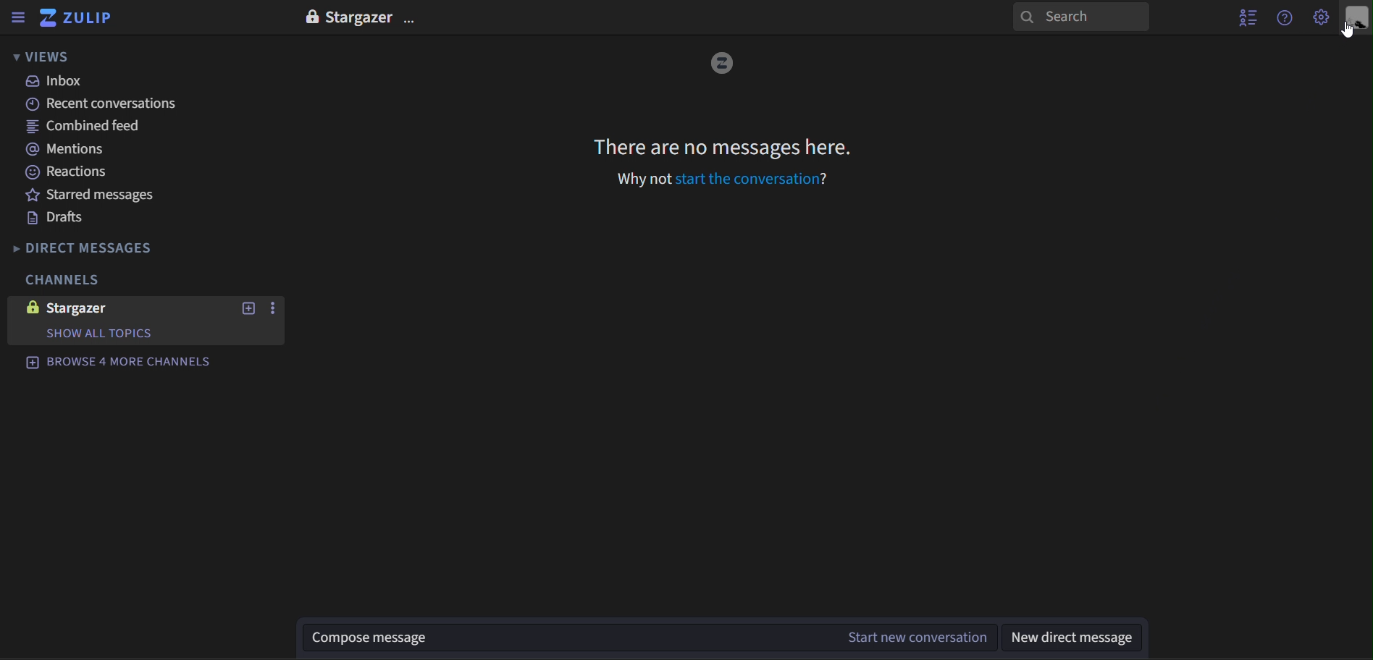  I want to click on inbox, so click(62, 82).